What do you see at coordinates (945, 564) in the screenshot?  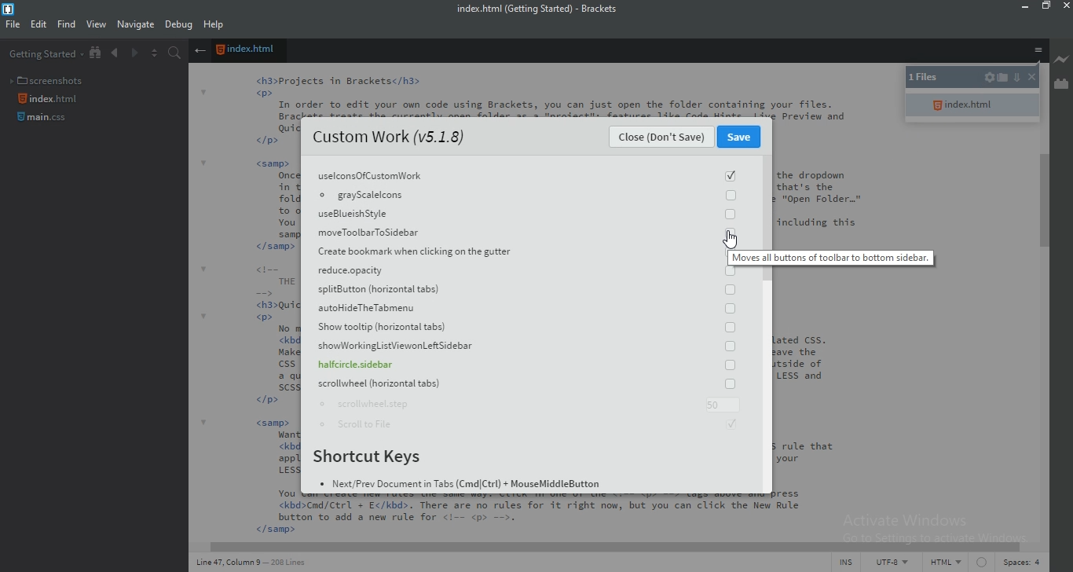 I see `HTML` at bounding box center [945, 564].